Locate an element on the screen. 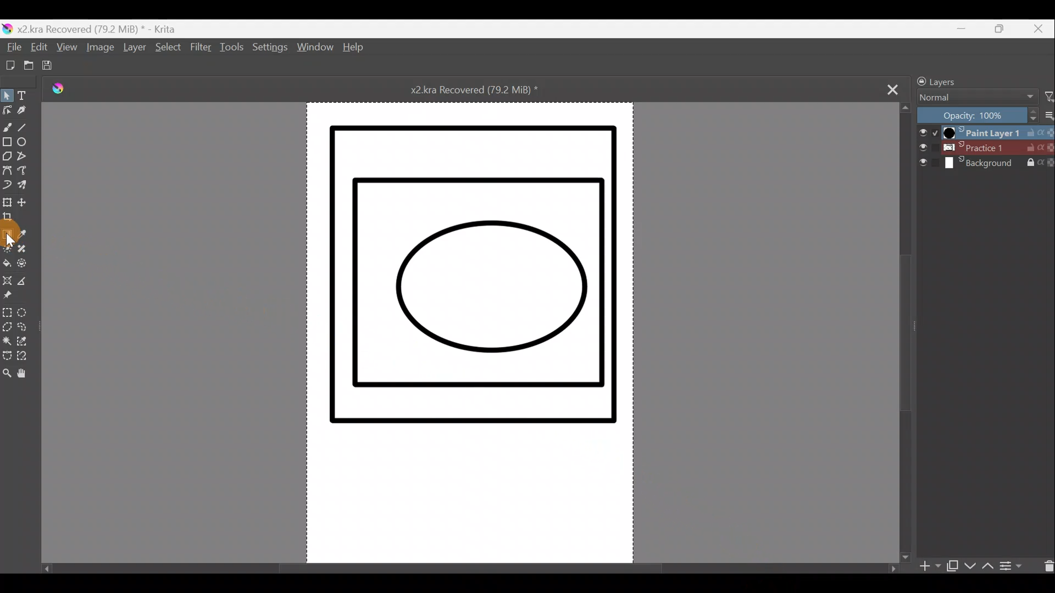 This screenshot has width=1055, height=593. Similar colour selection tool is located at coordinates (25, 344).